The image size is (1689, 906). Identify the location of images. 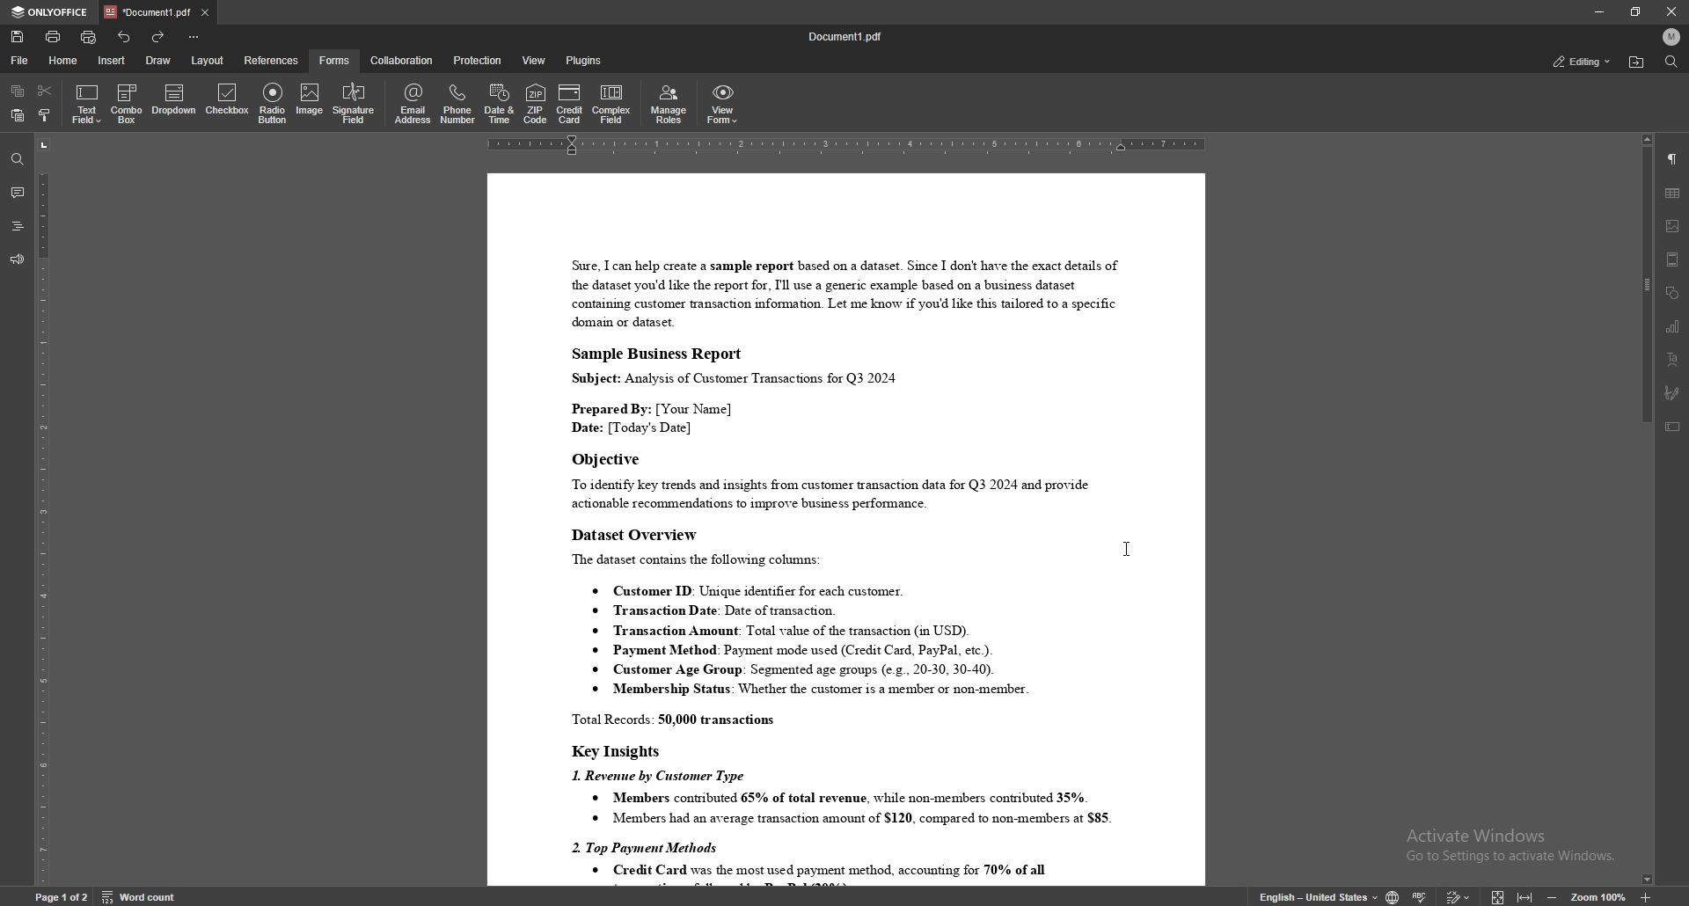
(1673, 226).